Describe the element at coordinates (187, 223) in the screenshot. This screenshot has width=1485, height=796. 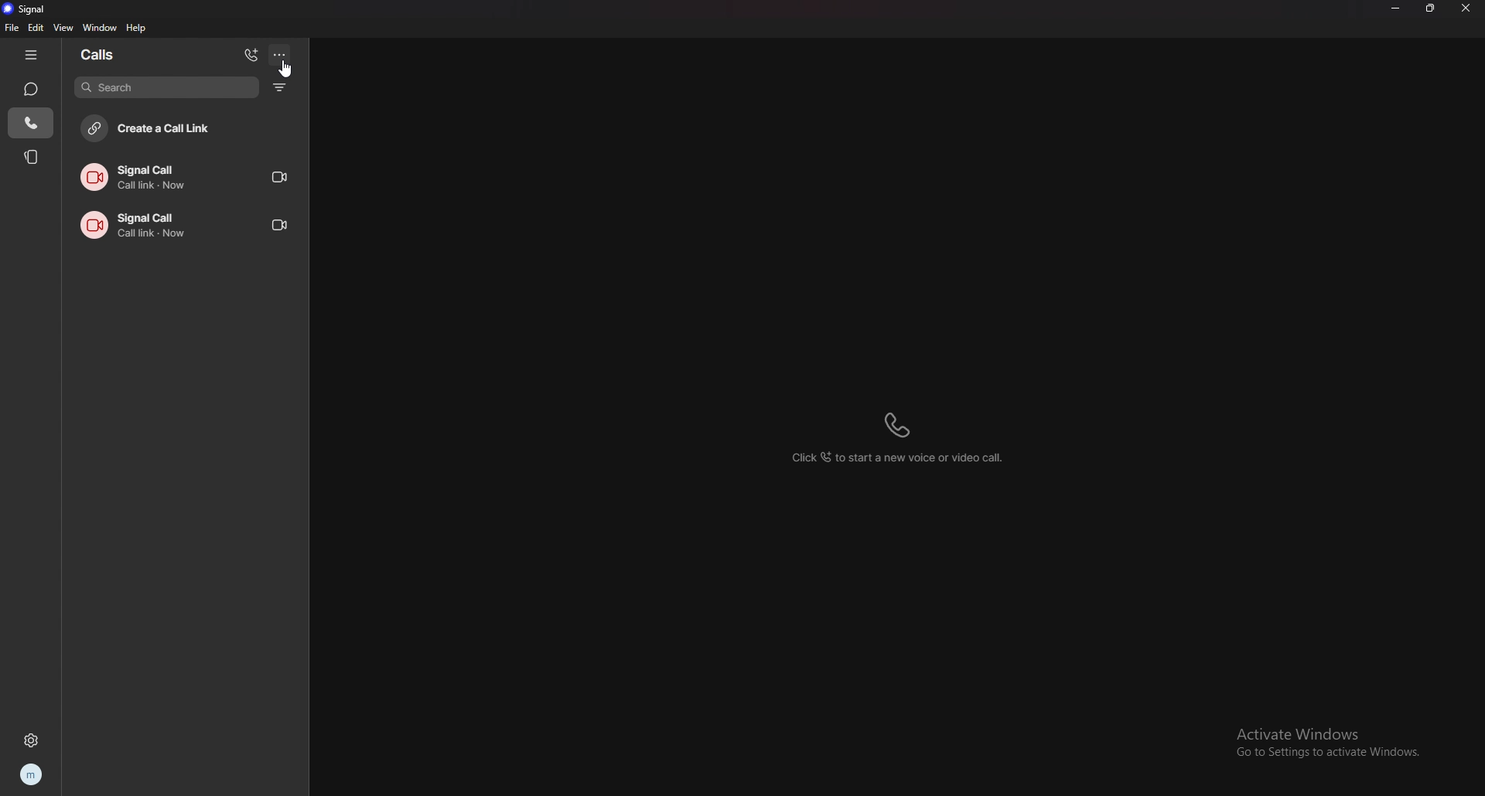
I see `call` at that location.